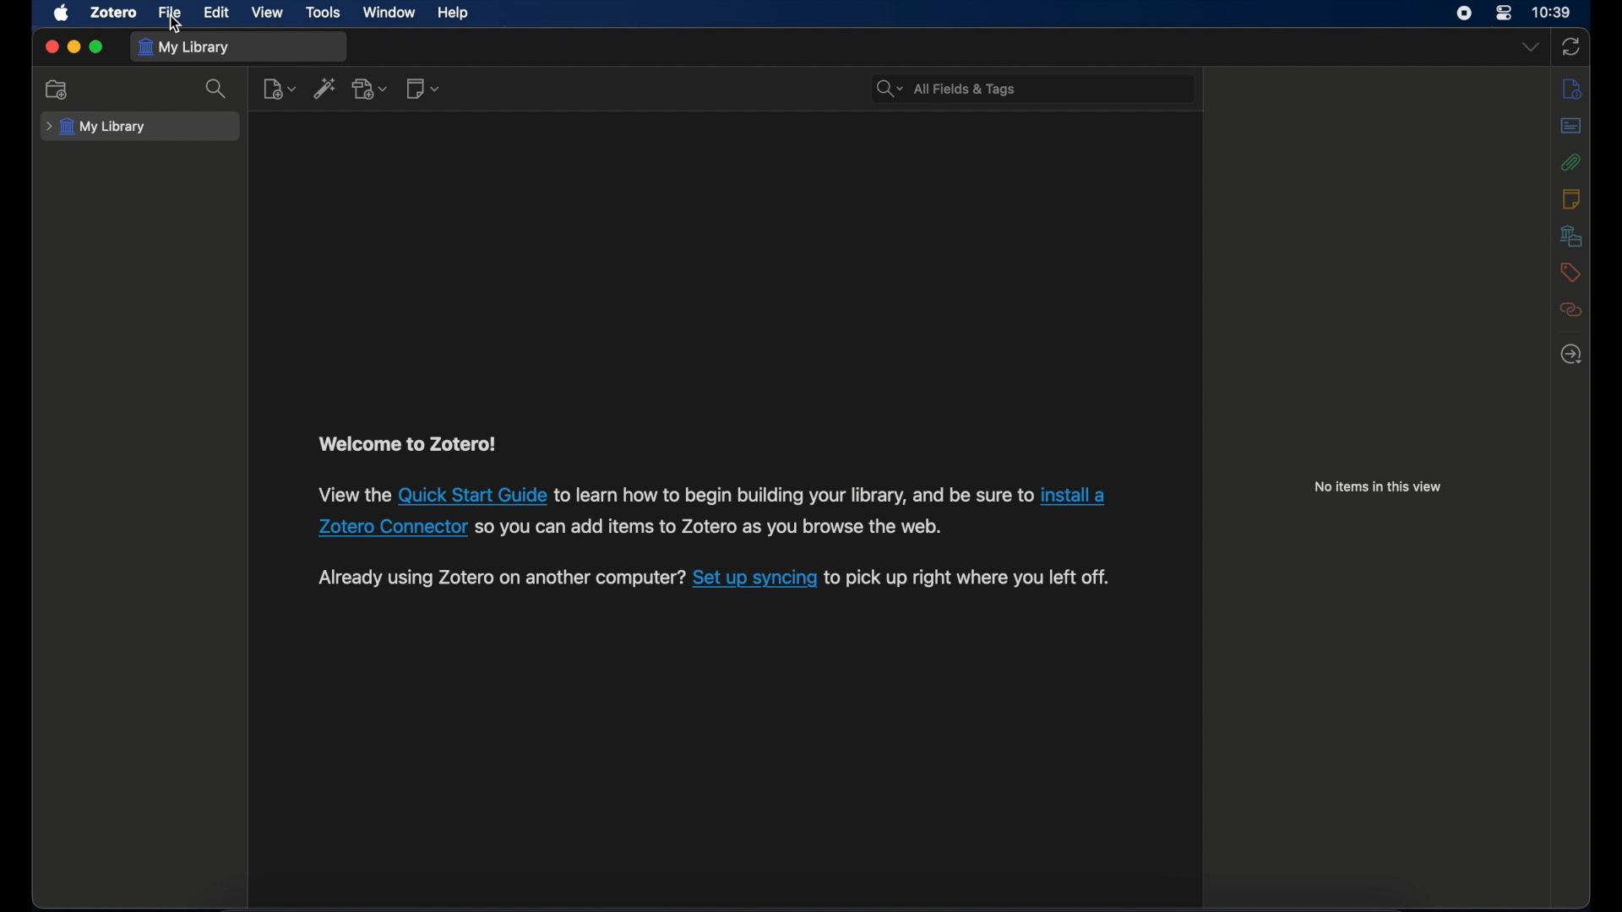 The width and height of the screenshot is (1622, 912). What do you see at coordinates (393, 526) in the screenshot?
I see `Zotero Connector` at bounding box center [393, 526].